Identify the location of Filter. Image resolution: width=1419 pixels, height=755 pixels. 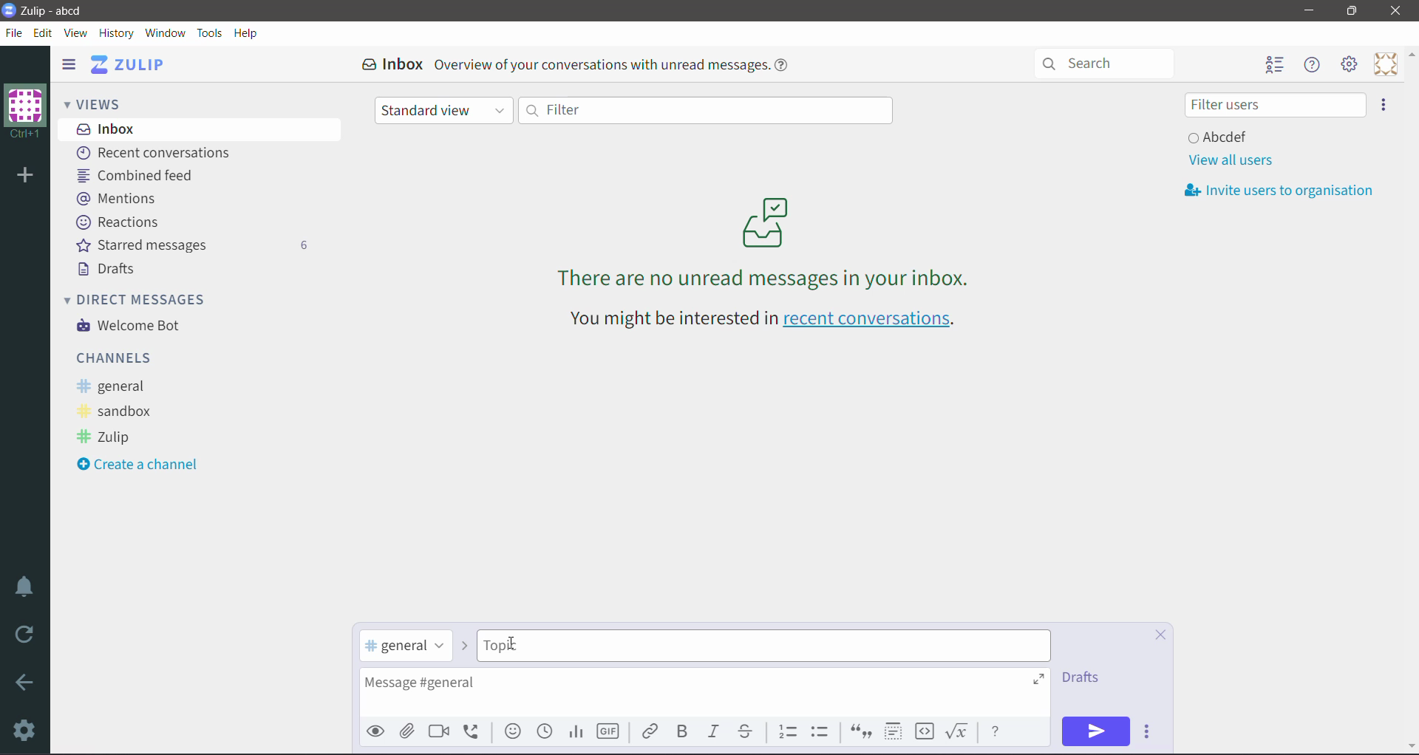
(704, 109).